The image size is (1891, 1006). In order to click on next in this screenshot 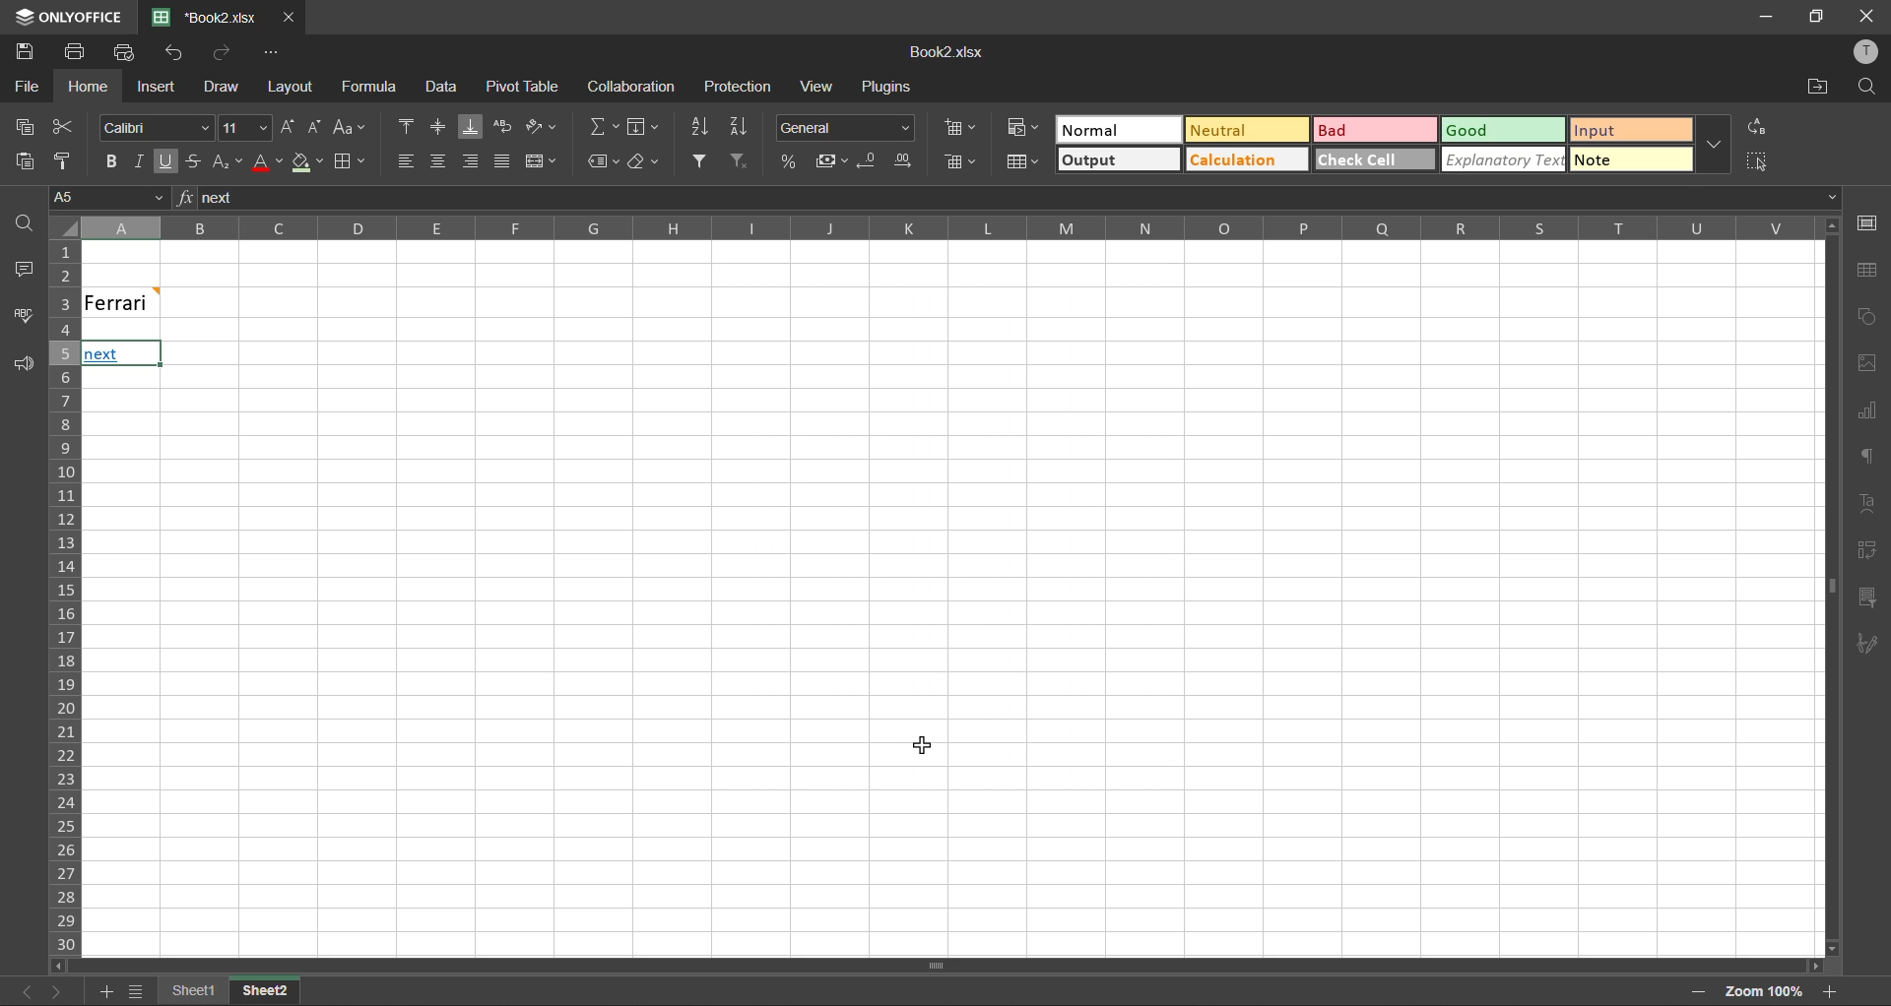, I will do `click(54, 991)`.